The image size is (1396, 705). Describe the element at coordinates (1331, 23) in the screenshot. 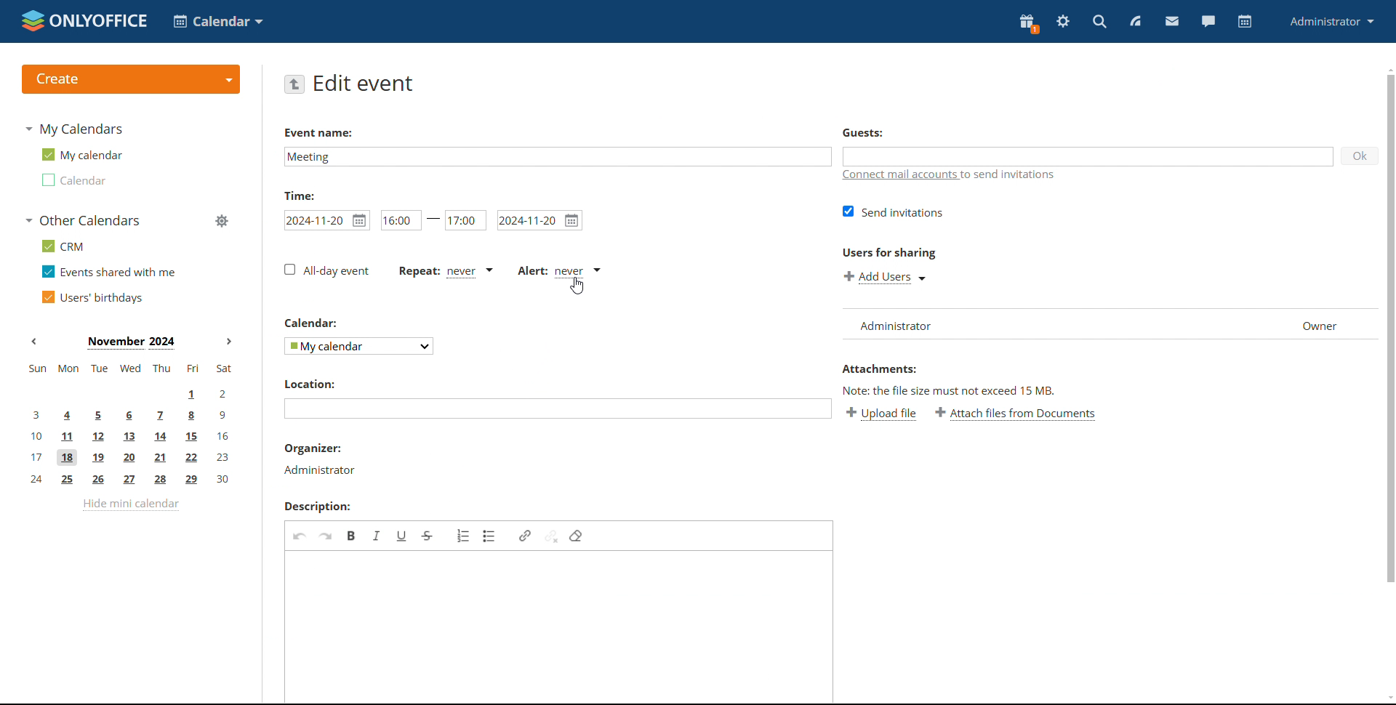

I see `profile` at that location.